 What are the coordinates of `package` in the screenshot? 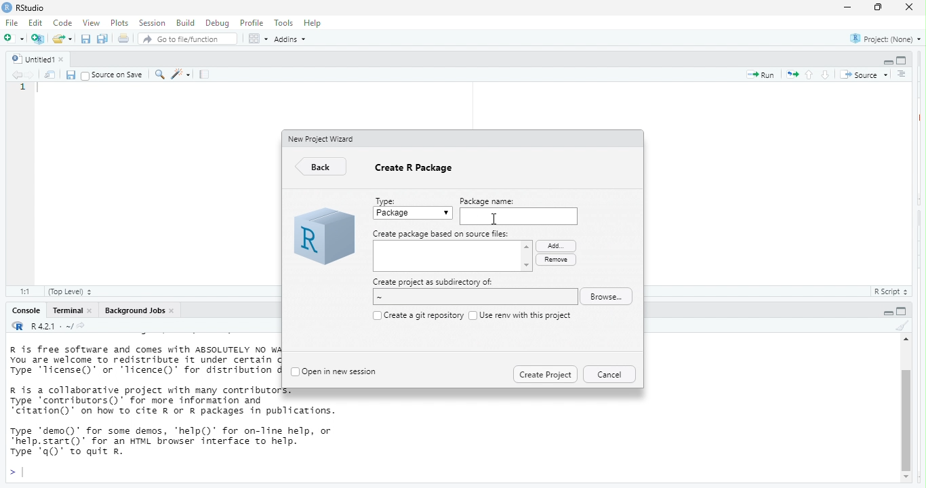 It's located at (414, 214).